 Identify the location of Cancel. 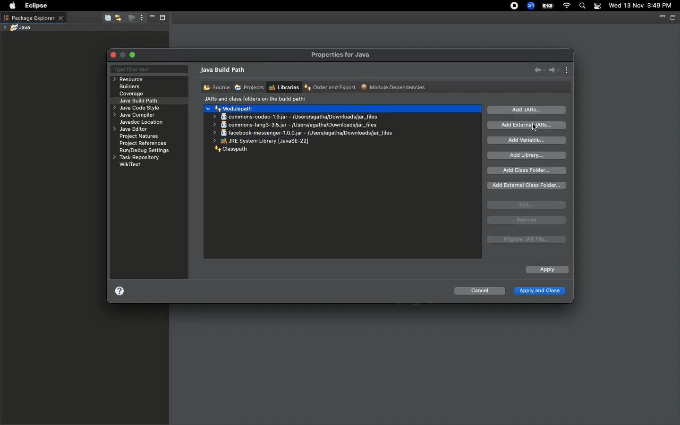
(479, 292).